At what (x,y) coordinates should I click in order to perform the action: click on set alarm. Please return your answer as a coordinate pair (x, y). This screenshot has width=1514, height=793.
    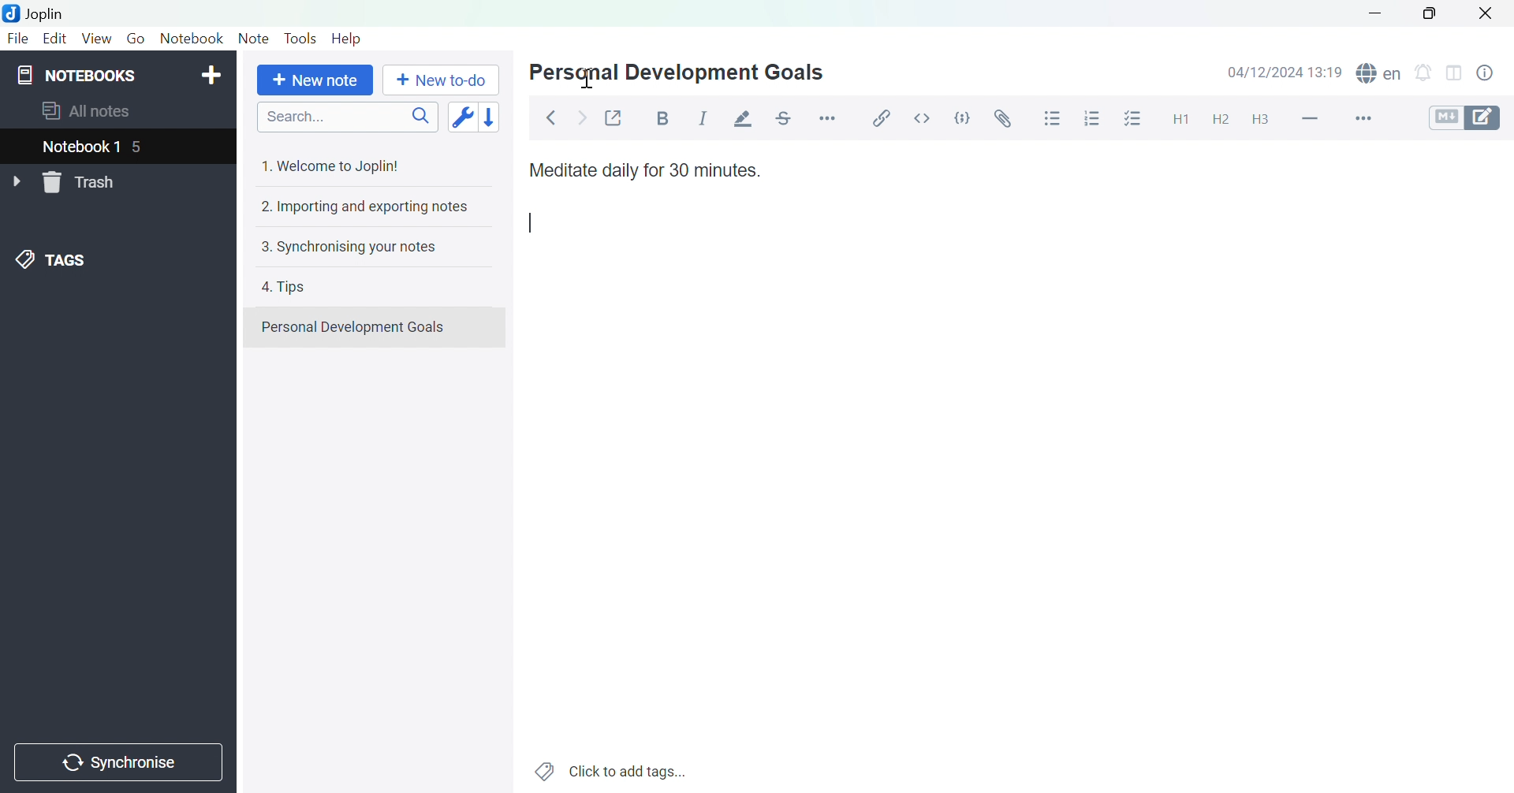
    Looking at the image, I should click on (1427, 76).